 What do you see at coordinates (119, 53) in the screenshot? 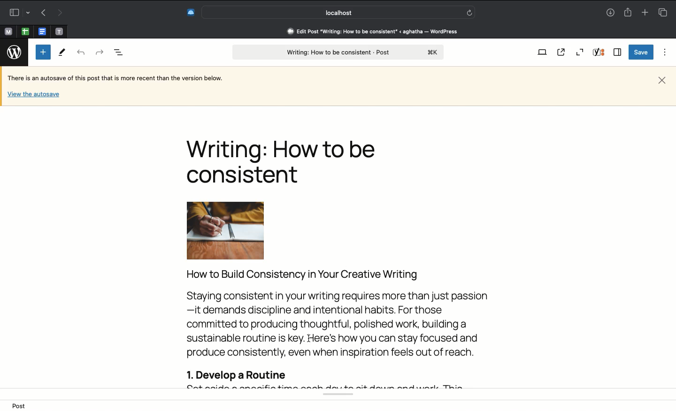
I see `Document overview` at bounding box center [119, 53].